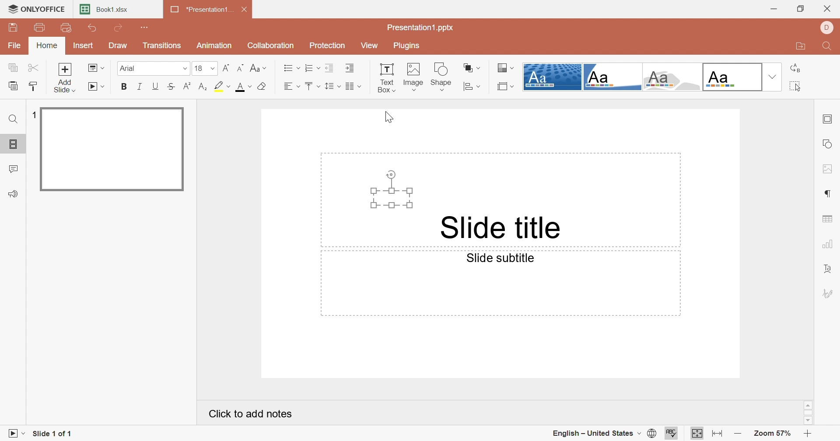 Image resolution: width=840 pixels, height=441 pixels. I want to click on Line spacing, so click(331, 86).